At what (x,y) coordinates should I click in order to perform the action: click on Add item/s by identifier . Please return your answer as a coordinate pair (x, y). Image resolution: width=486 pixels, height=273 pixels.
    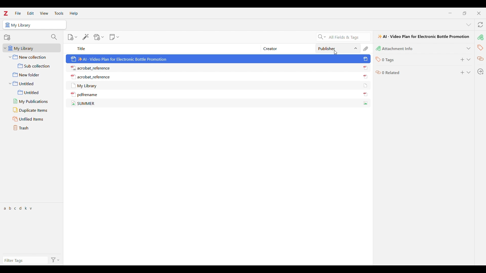
    Looking at the image, I should click on (86, 37).